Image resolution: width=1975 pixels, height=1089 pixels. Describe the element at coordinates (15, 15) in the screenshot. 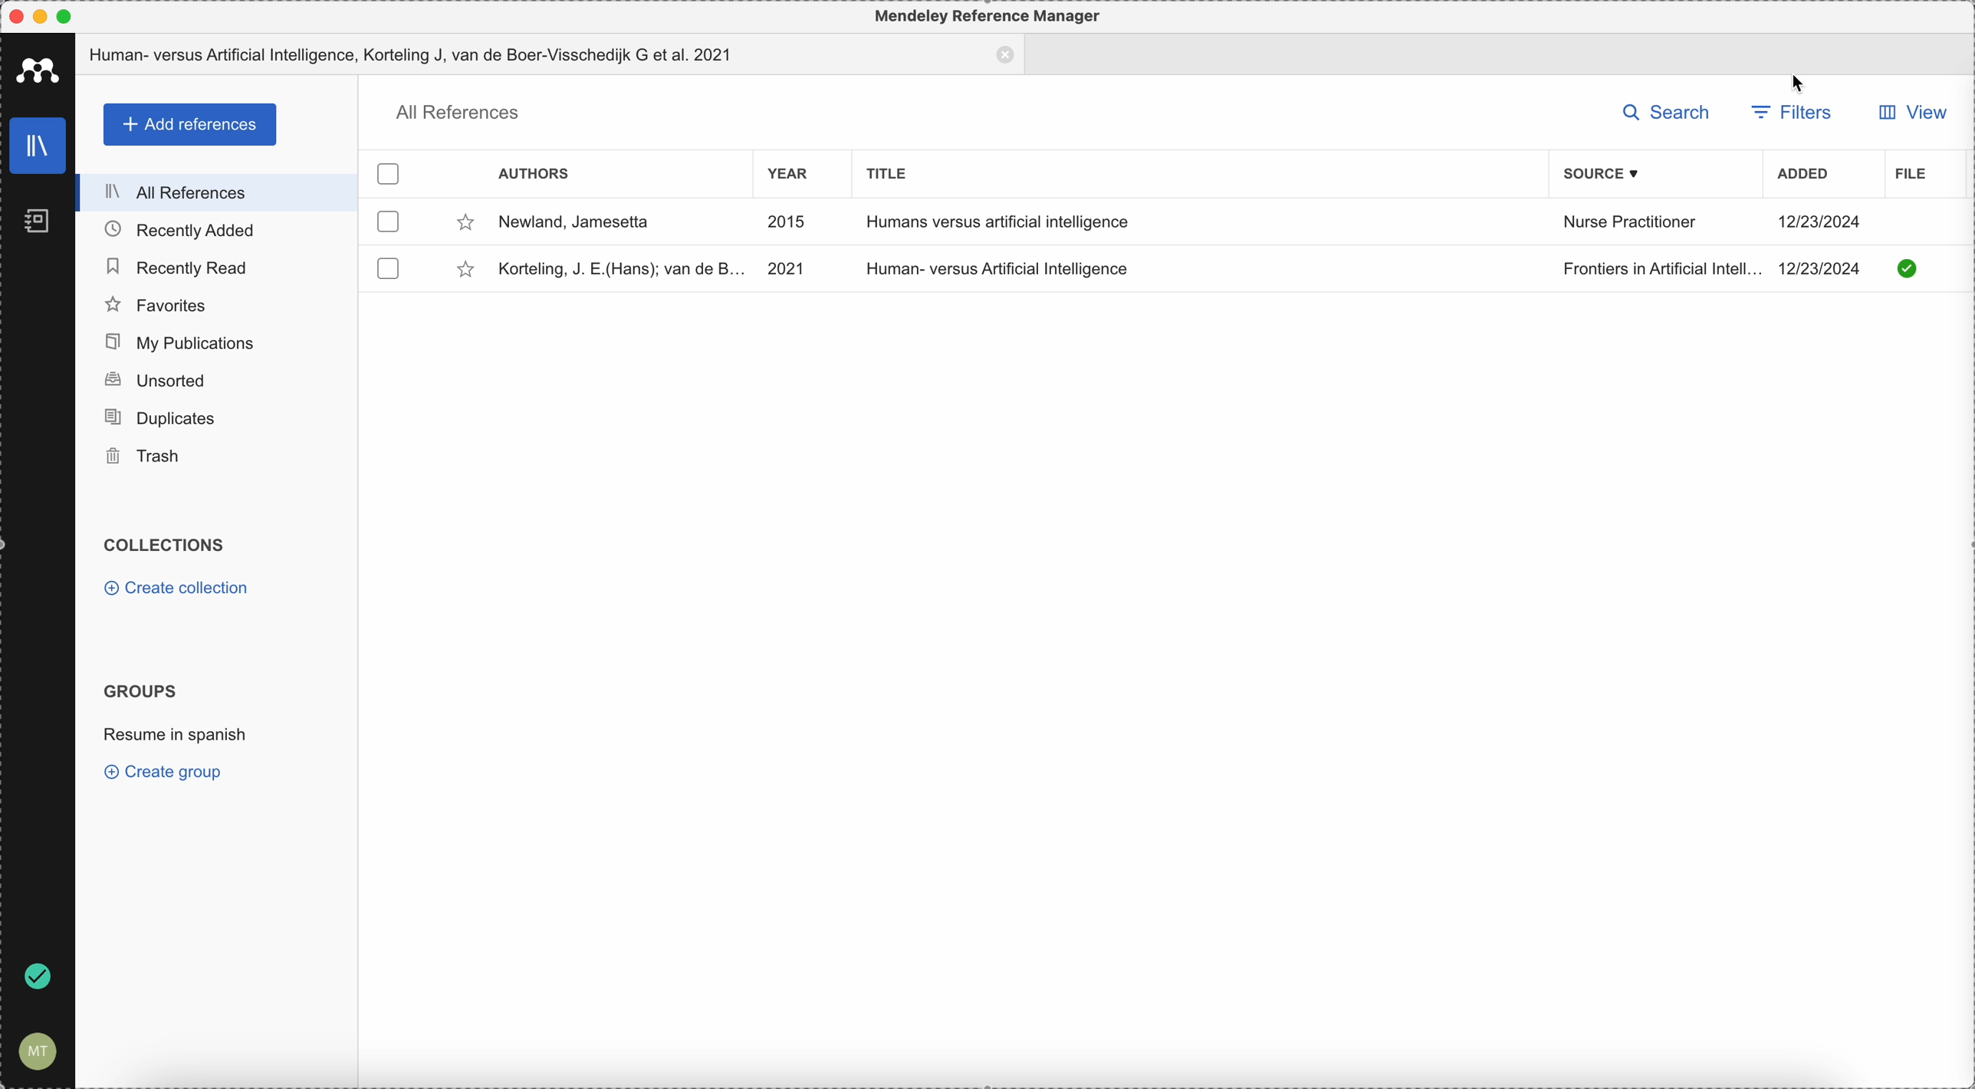

I see `close Mendeley` at that location.